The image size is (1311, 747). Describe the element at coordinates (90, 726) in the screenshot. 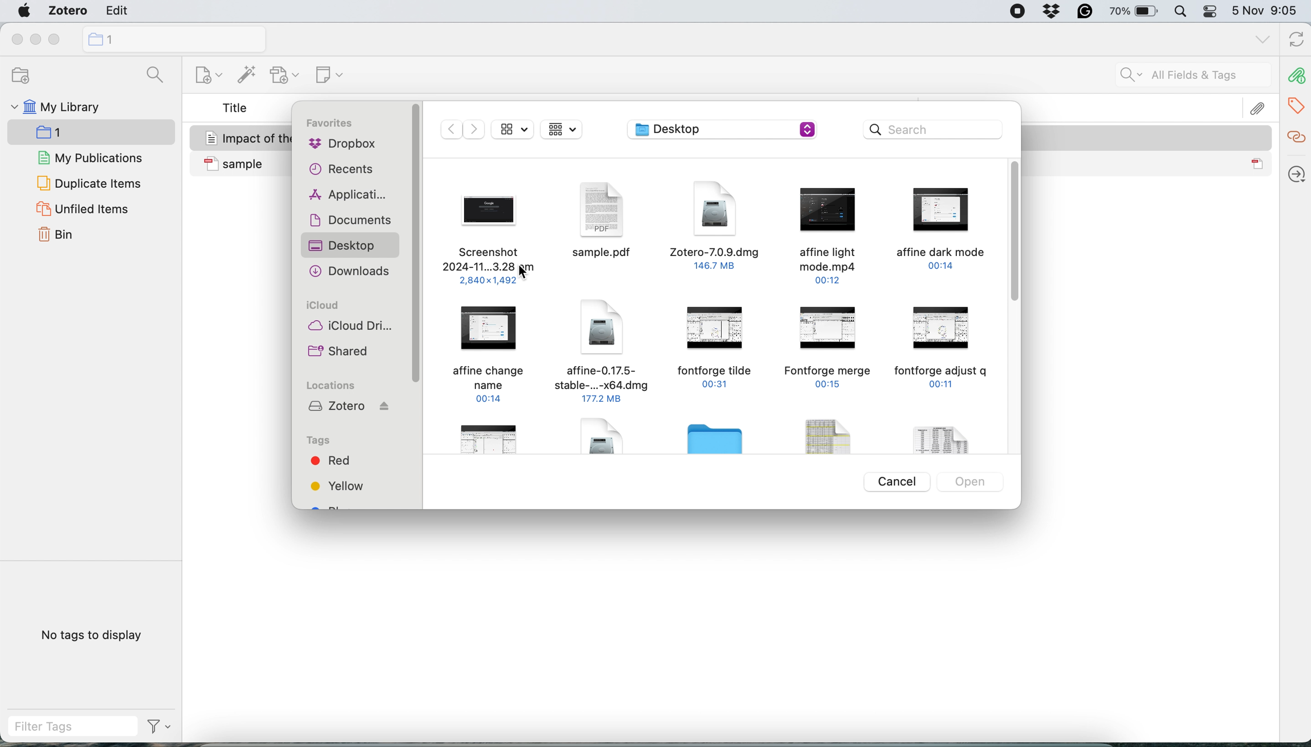

I see `filter tags` at that location.